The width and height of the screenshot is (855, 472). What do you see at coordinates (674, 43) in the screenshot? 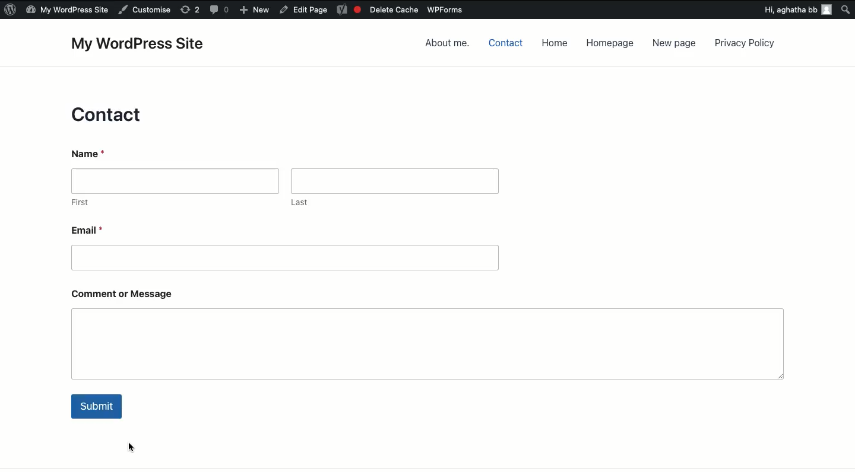
I see `New page` at bounding box center [674, 43].